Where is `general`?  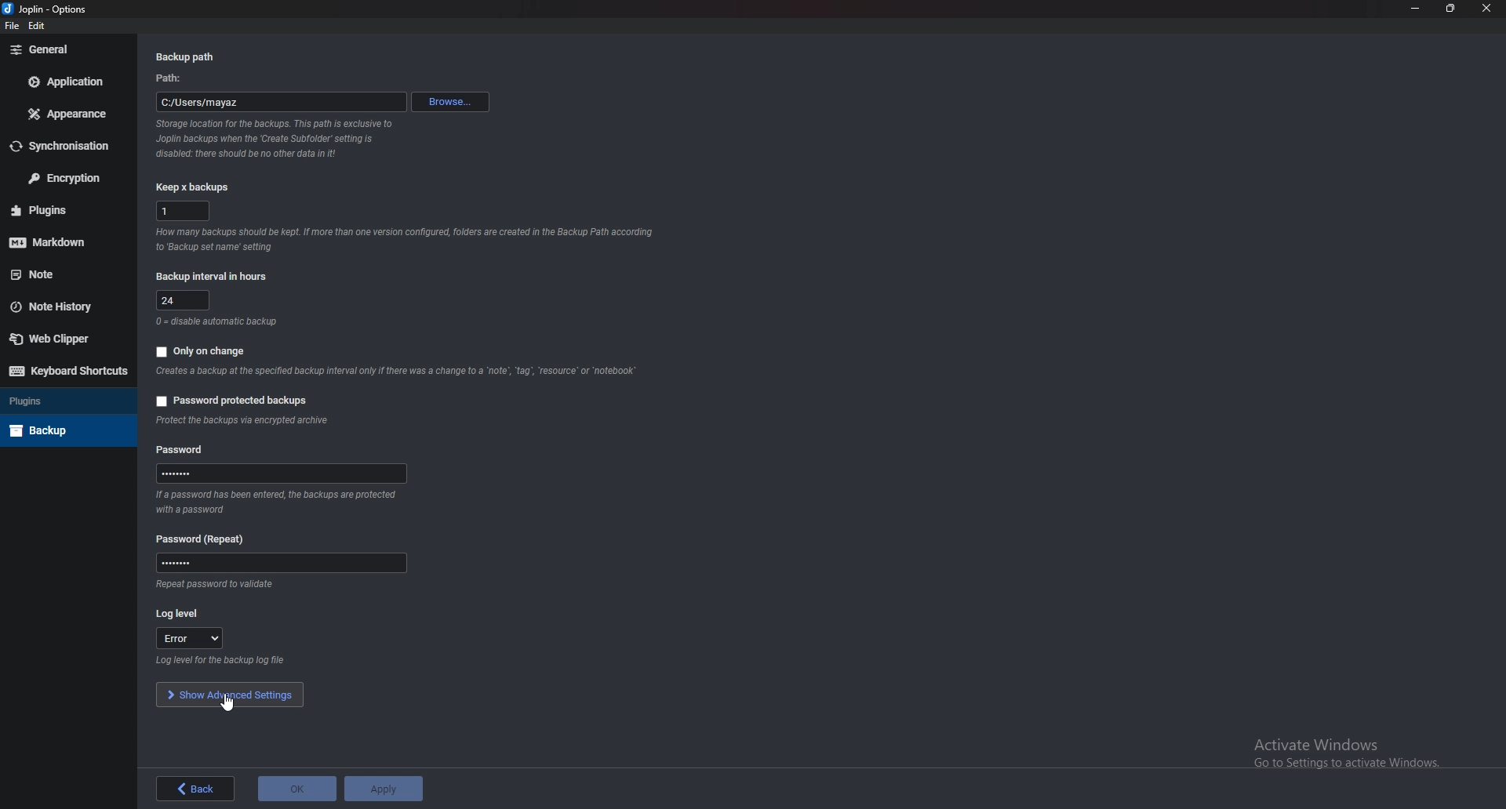 general is located at coordinates (64, 49).